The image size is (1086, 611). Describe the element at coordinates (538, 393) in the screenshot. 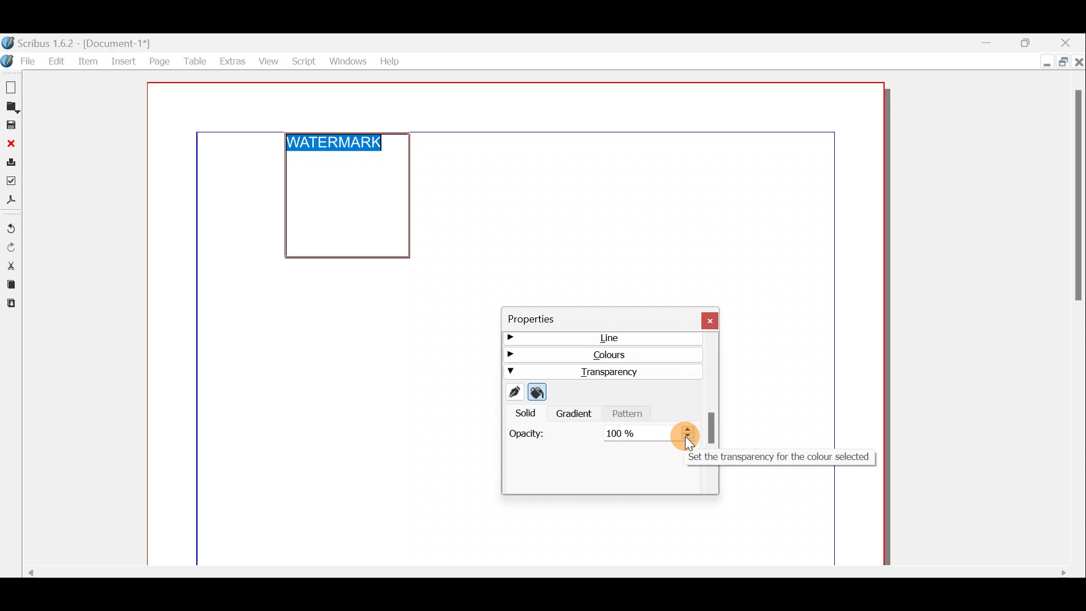

I see `Edit fill colour properties` at that location.